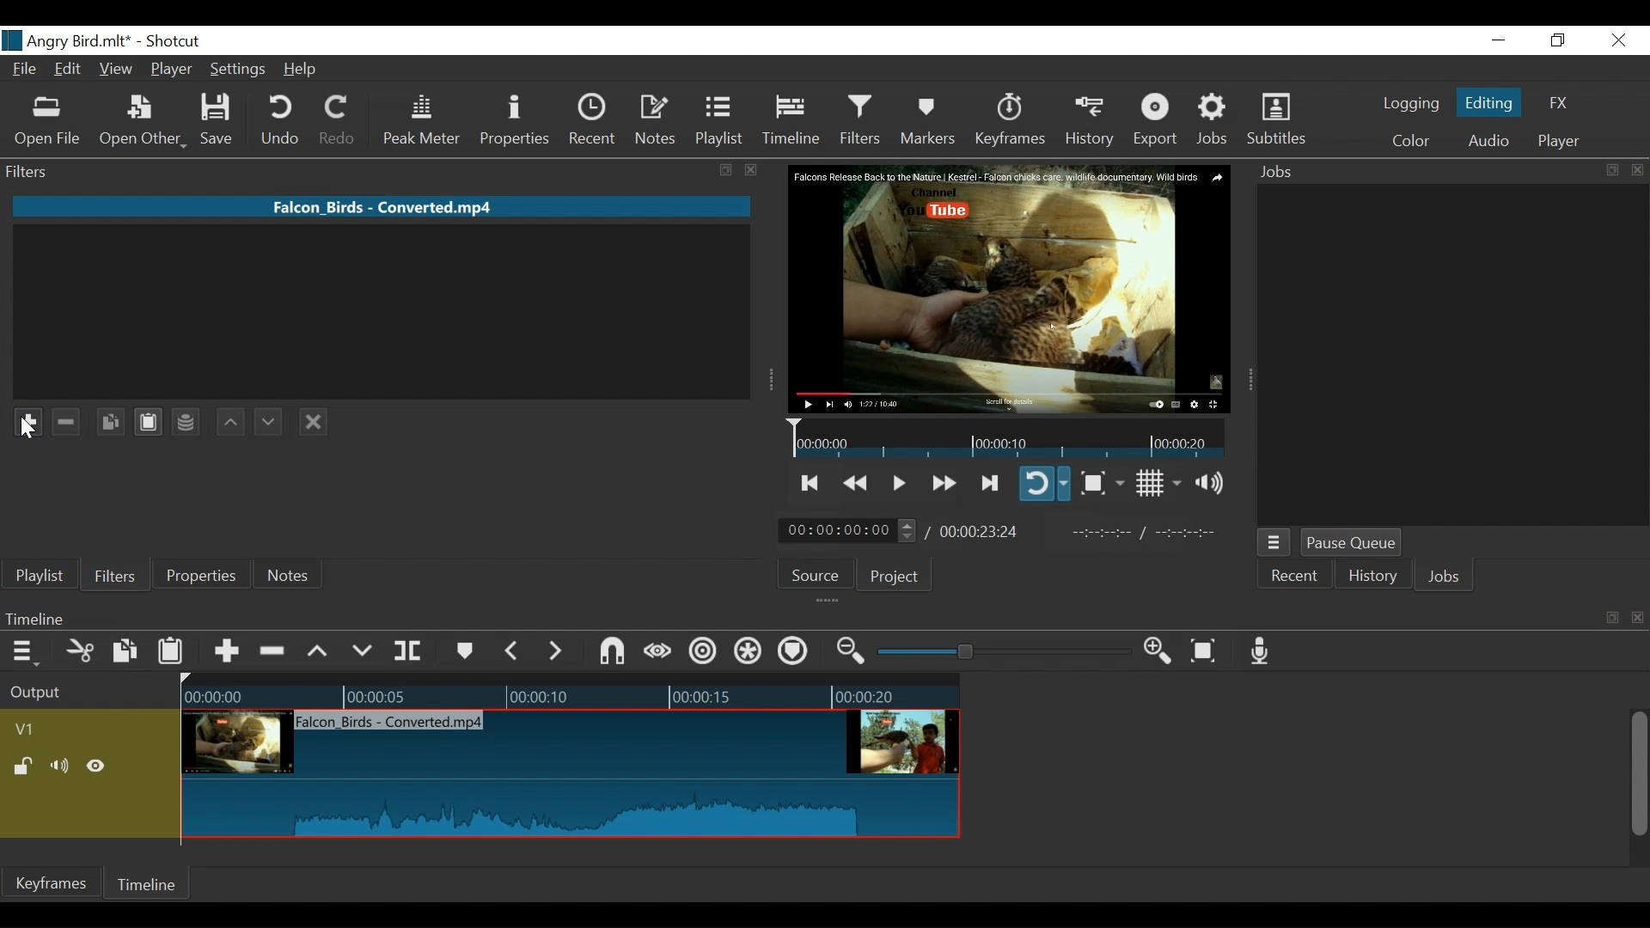  Describe the element at coordinates (752, 170) in the screenshot. I see `close` at that location.